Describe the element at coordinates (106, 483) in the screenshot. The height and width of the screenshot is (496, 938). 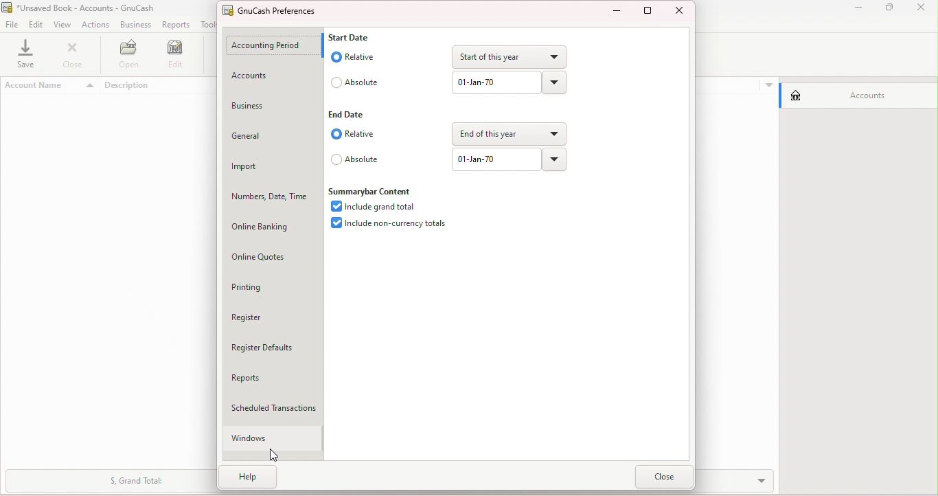
I see `Summary bar drop down` at that location.